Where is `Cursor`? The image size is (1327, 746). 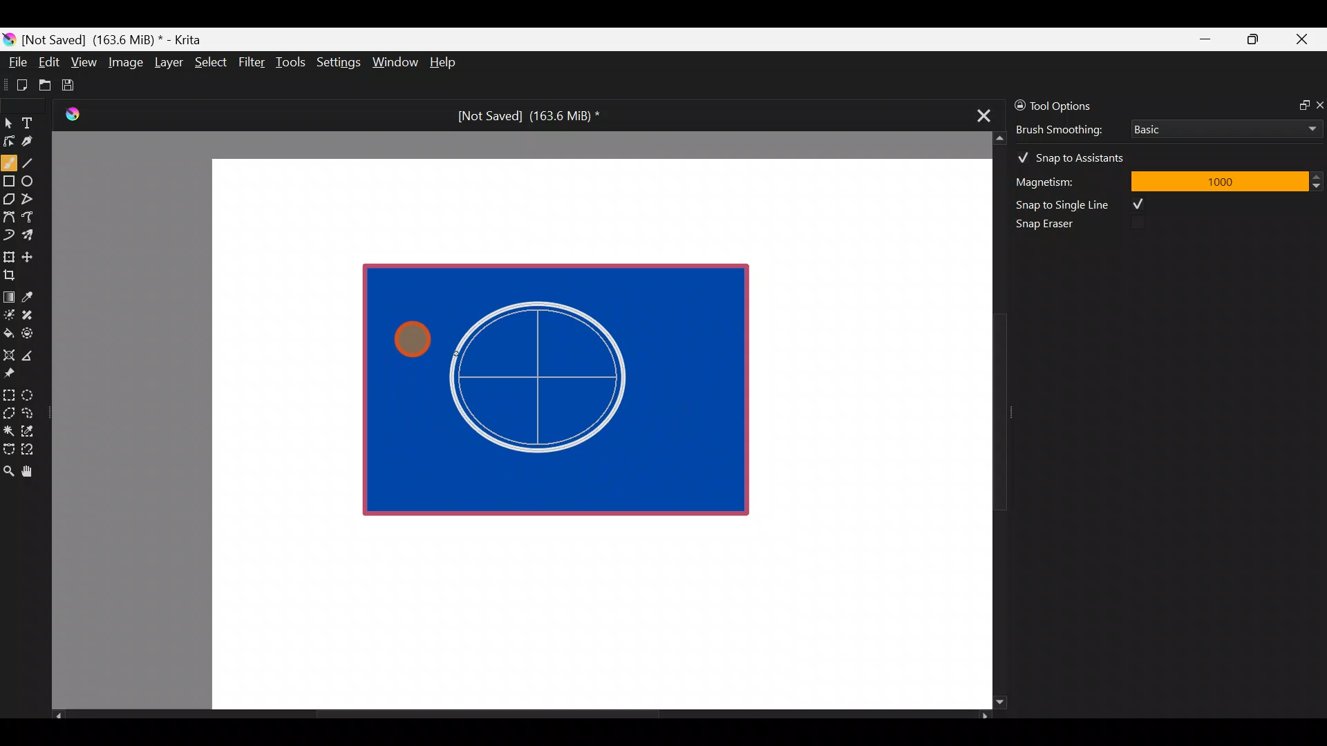
Cursor is located at coordinates (409, 333).